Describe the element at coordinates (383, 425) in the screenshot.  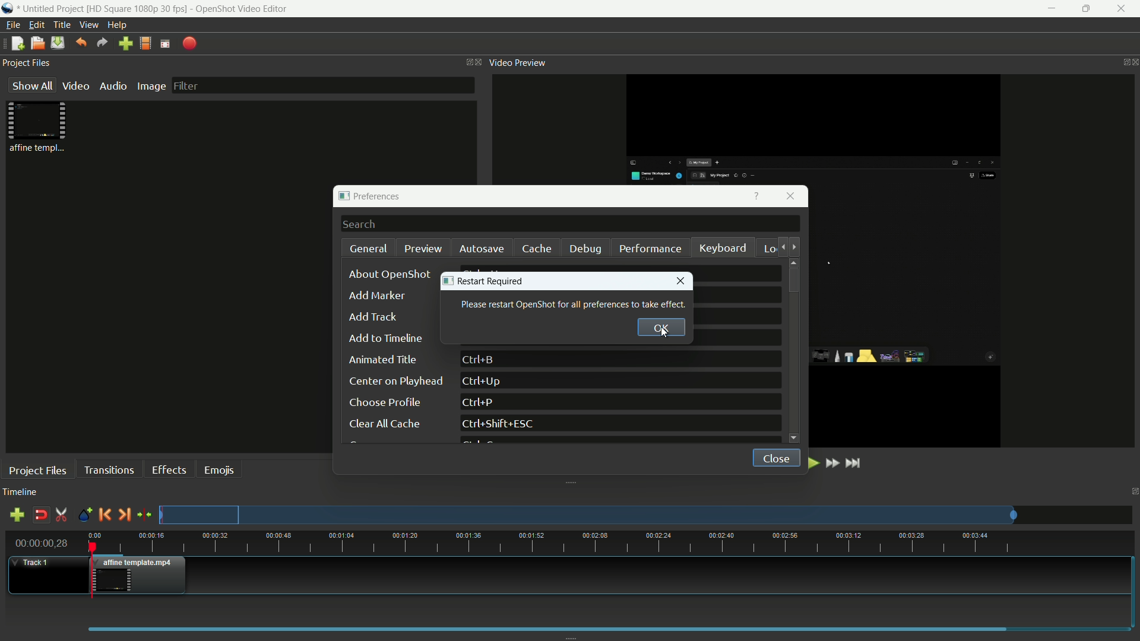
I see `clear all cache` at that location.